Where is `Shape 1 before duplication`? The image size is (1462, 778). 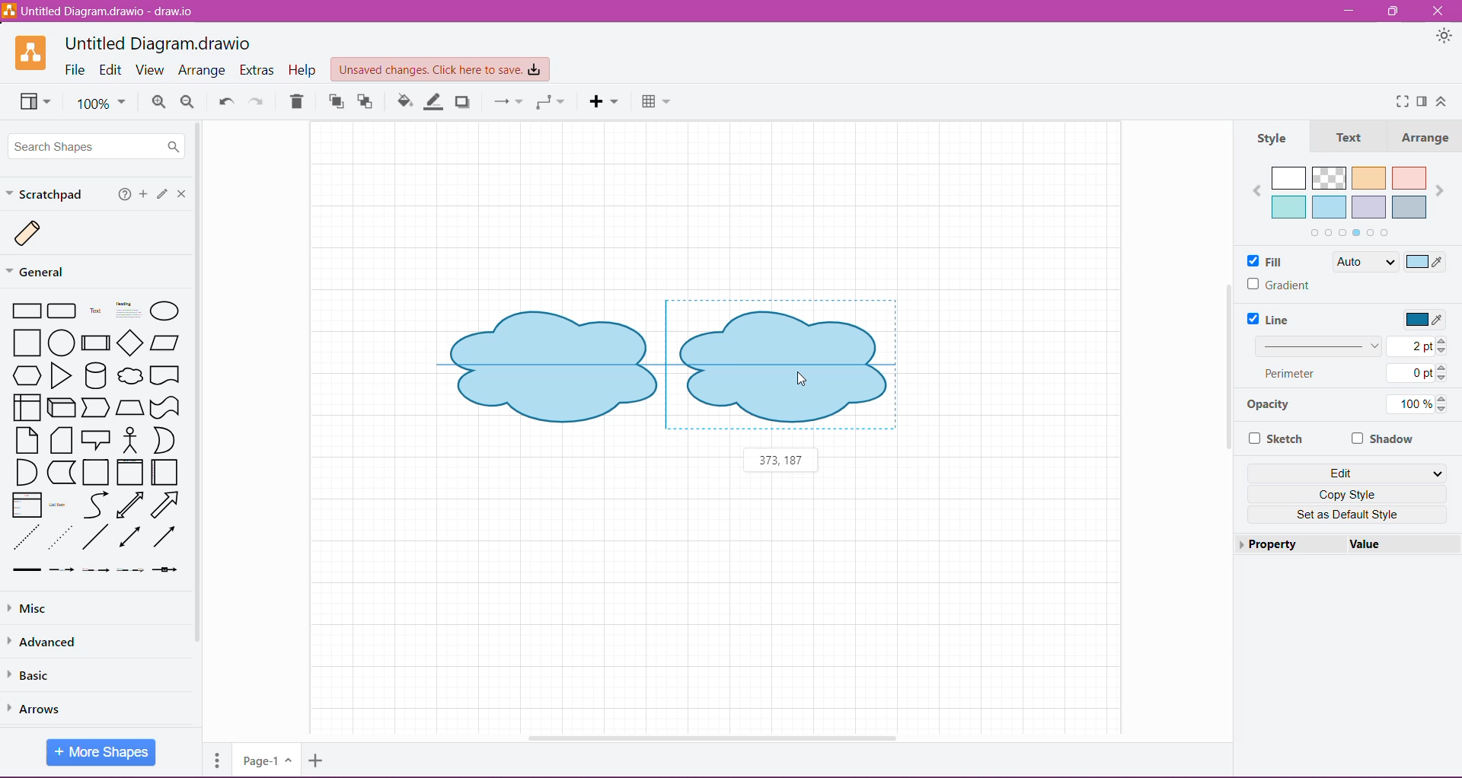 Shape 1 before duplication is located at coordinates (553, 363).